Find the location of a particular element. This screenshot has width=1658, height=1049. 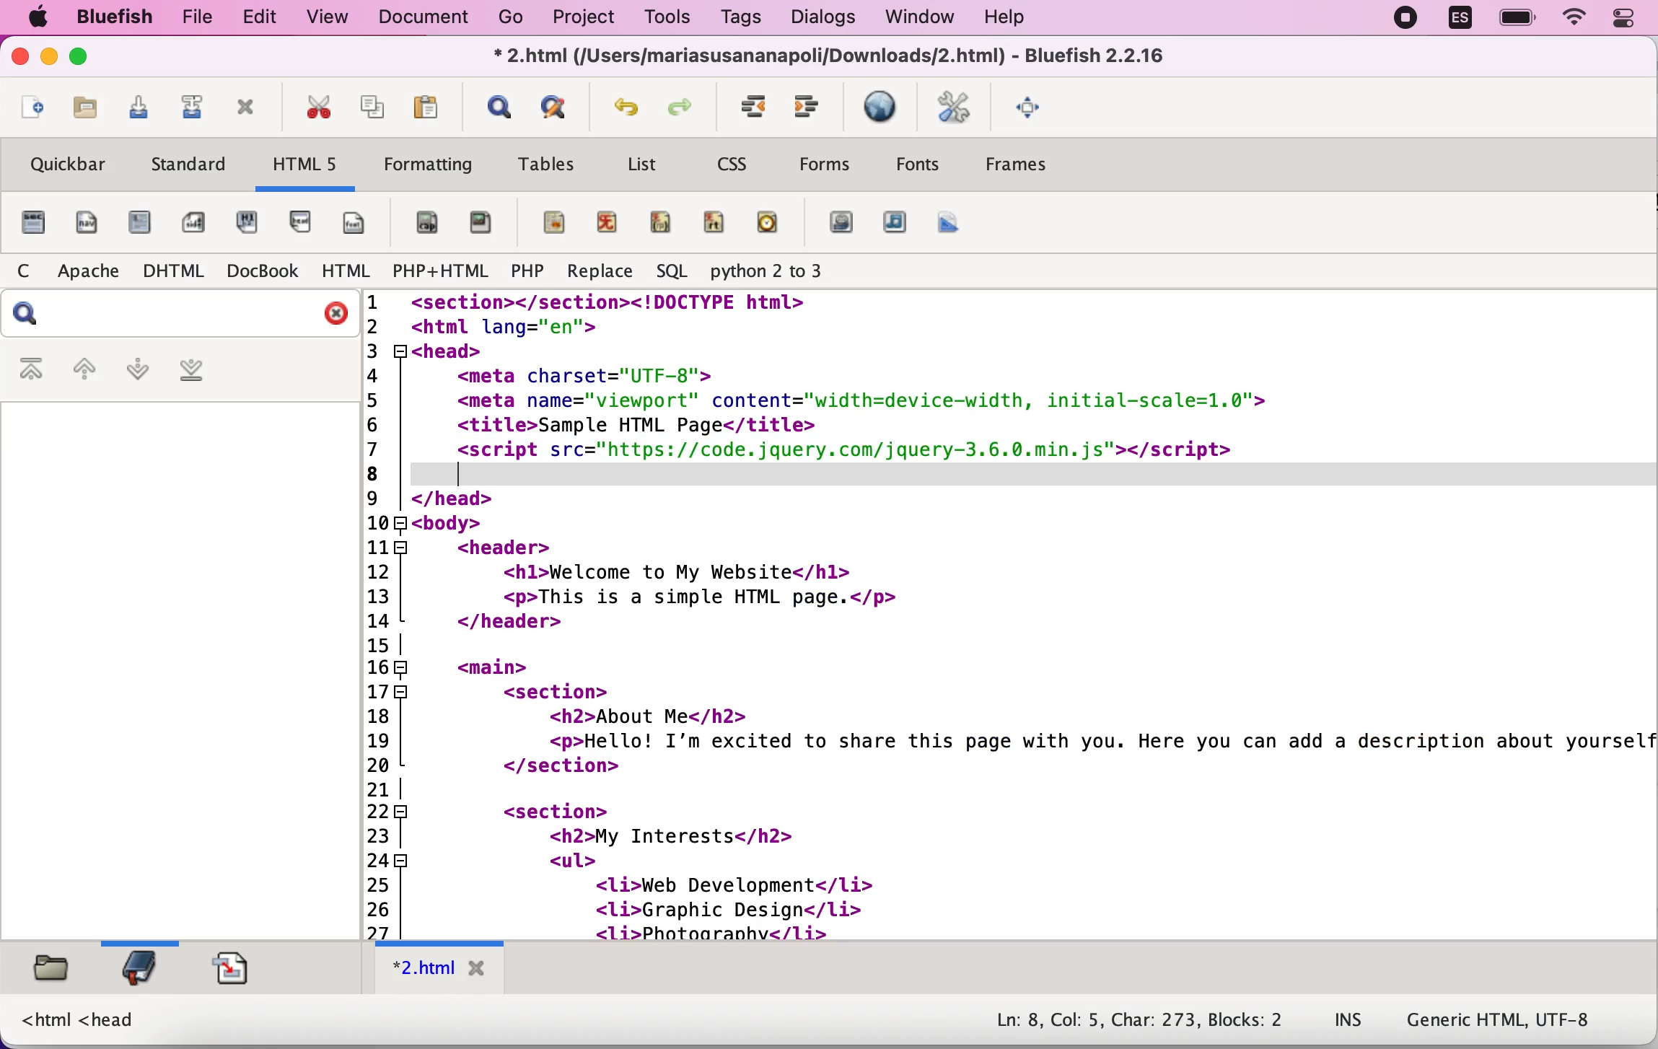

docbook is located at coordinates (261, 273).